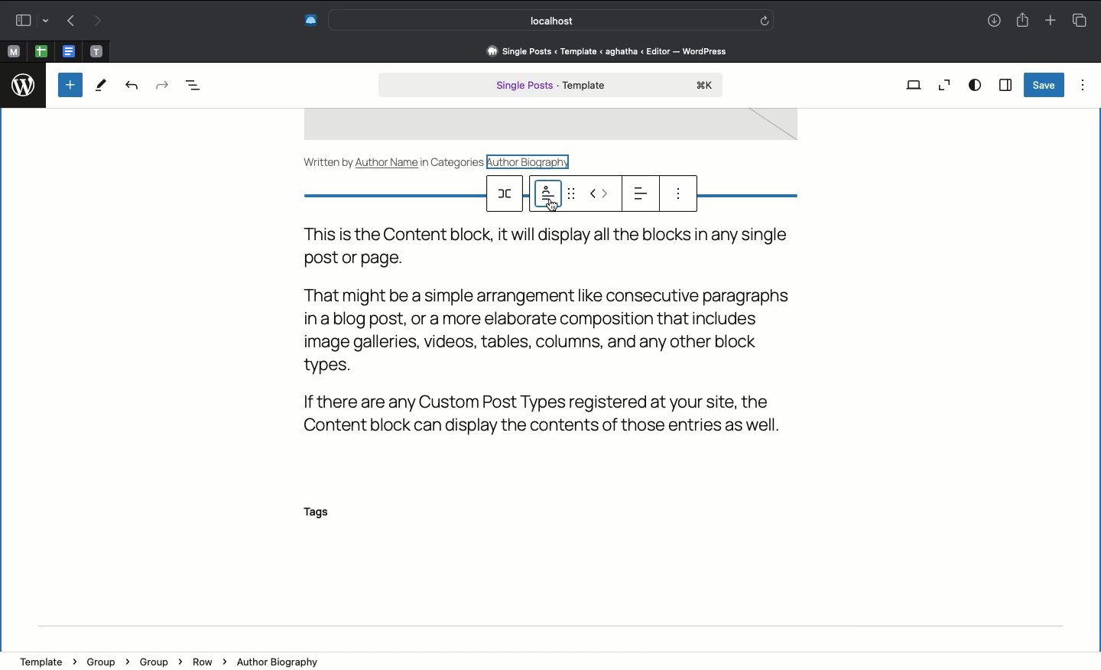  Describe the element at coordinates (1043, 85) in the screenshot. I see `Save` at that location.